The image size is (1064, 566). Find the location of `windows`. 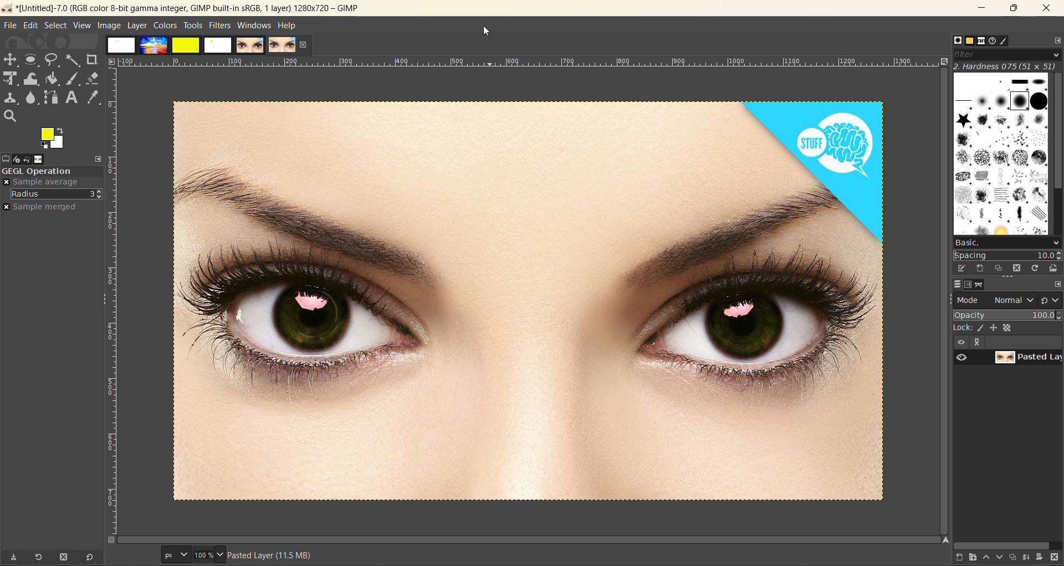

windows is located at coordinates (254, 25).